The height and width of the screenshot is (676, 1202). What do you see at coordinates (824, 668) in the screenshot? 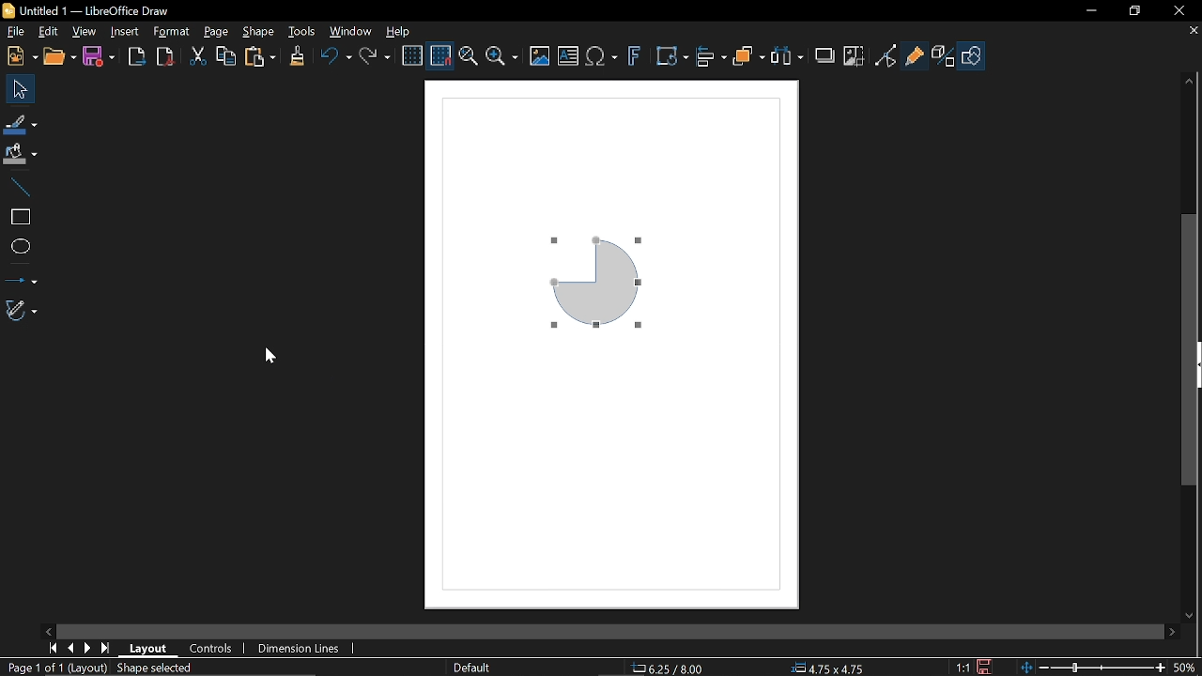
I see `4.75x4.75 (Object Size)` at bounding box center [824, 668].